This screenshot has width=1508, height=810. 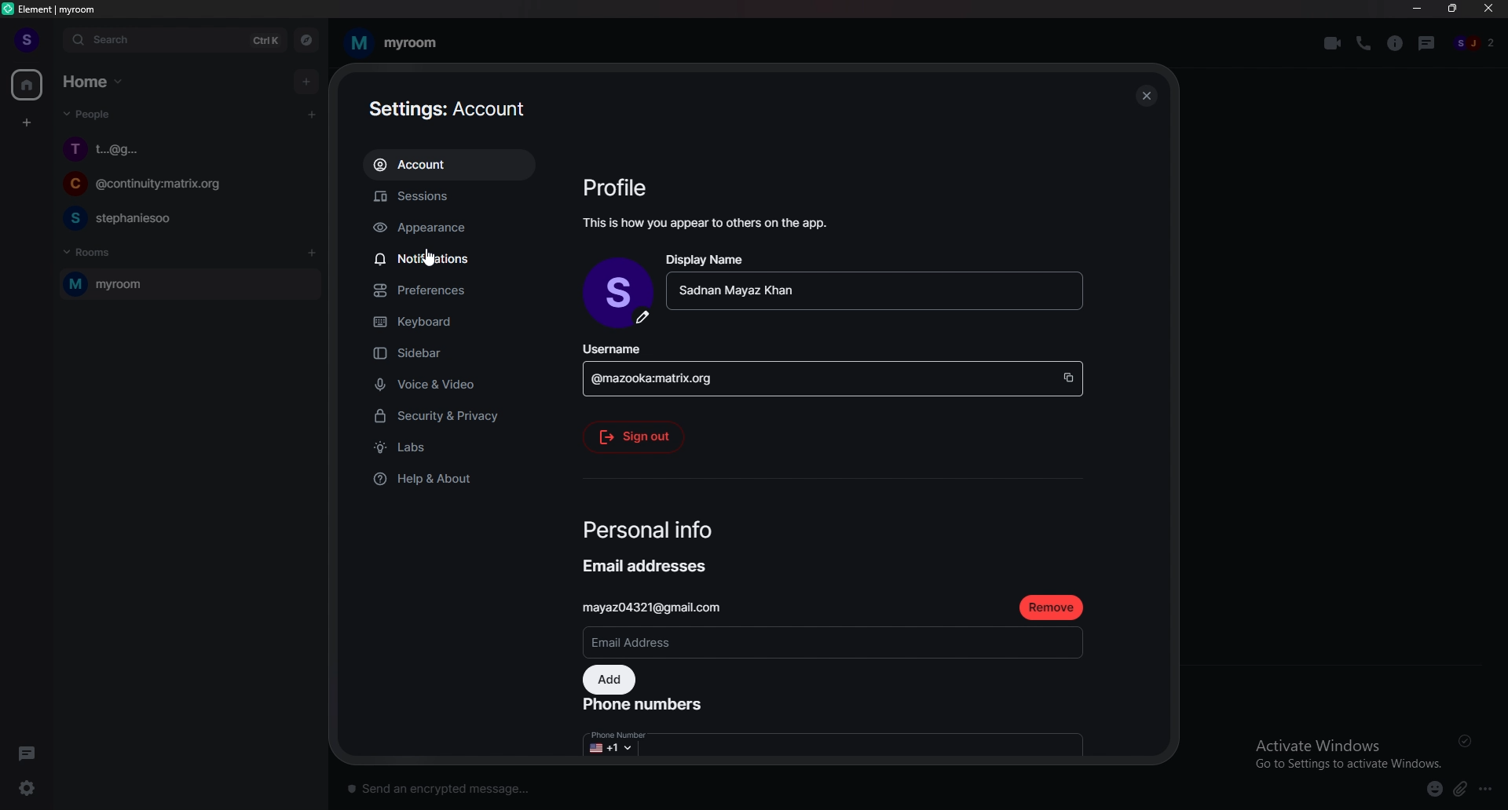 What do you see at coordinates (1489, 787) in the screenshot?
I see `options` at bounding box center [1489, 787].